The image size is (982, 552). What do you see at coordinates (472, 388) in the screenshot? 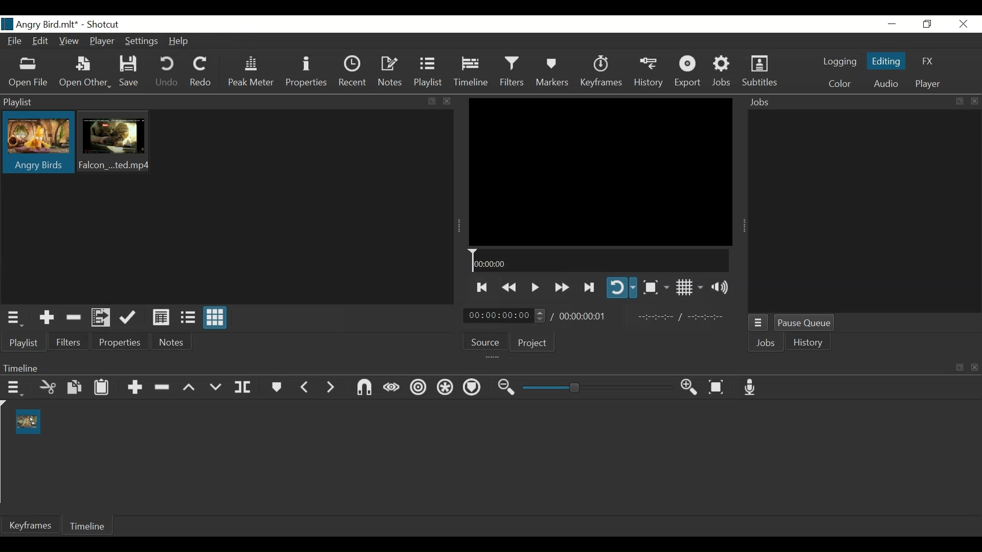
I see `Ripple markers` at bounding box center [472, 388].